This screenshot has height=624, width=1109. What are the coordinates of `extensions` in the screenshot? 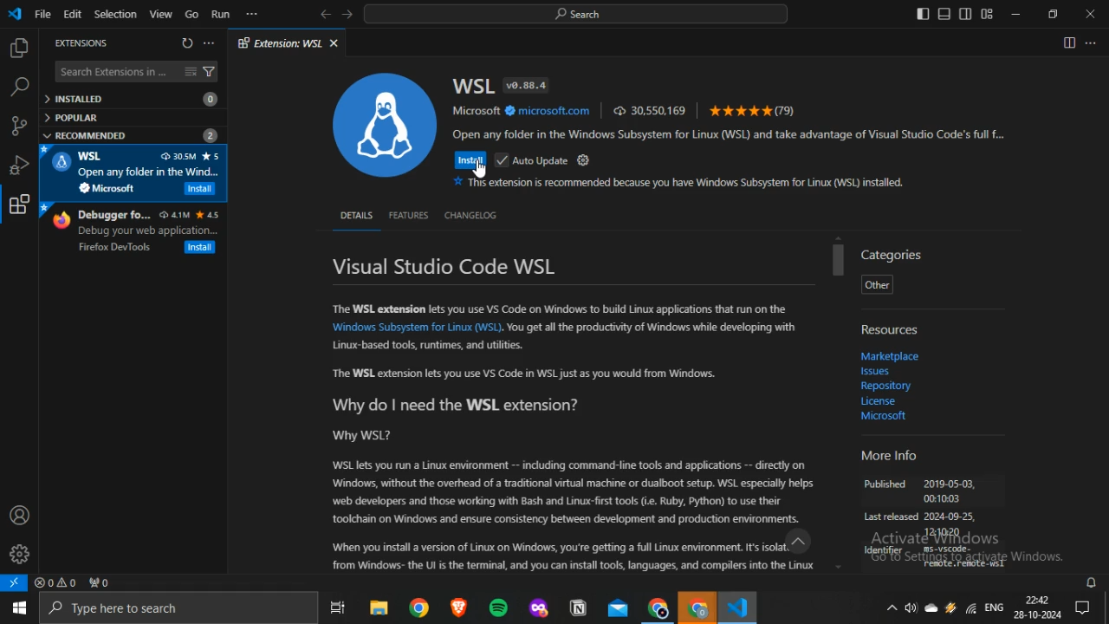 It's located at (19, 204).